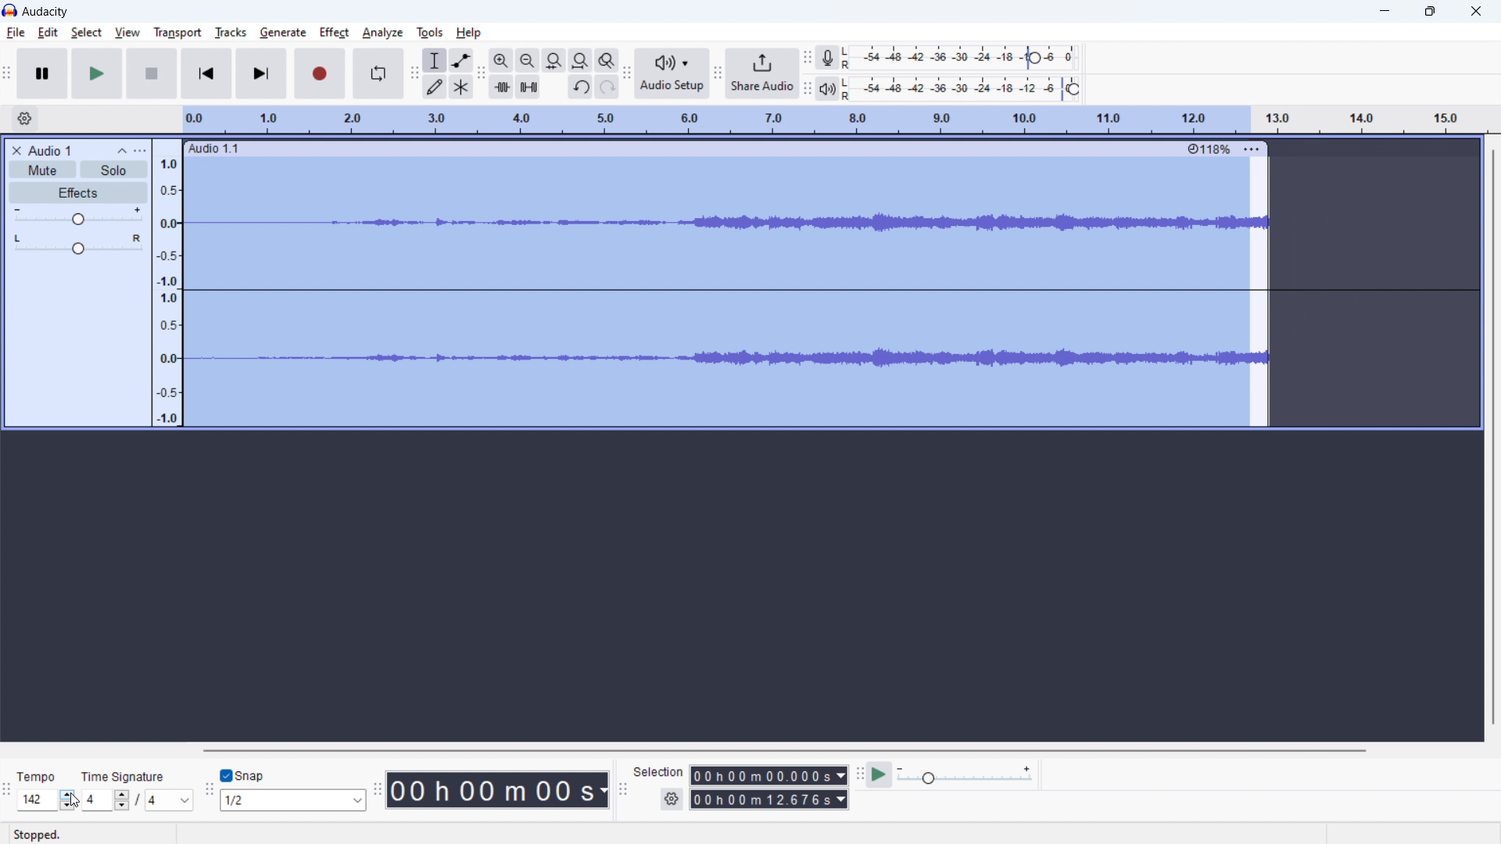 This screenshot has width=1501, height=844. What do you see at coordinates (830, 285) in the screenshot?
I see `Straight wave` at bounding box center [830, 285].